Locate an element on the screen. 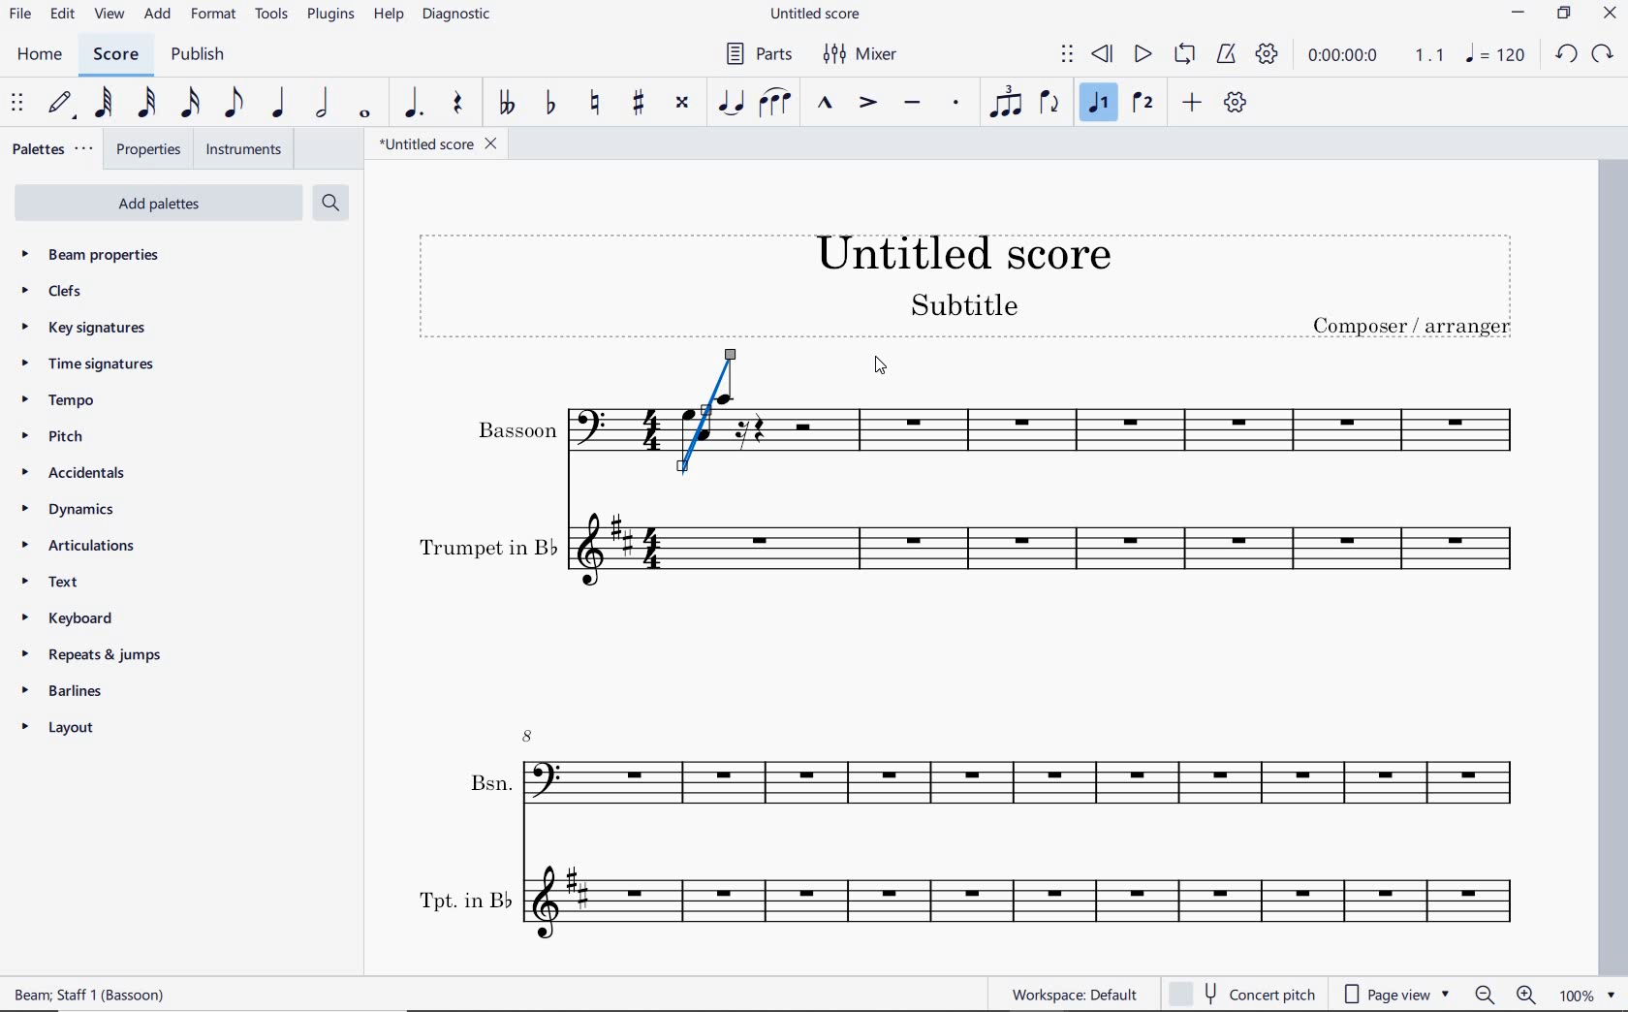 Image resolution: width=1628 pixels, height=1012 pixels. UNDO is located at coordinates (1567, 55).